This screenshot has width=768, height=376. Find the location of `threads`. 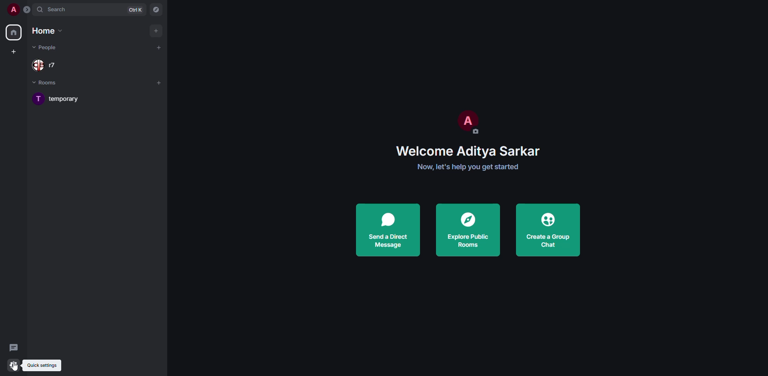

threads is located at coordinates (13, 347).